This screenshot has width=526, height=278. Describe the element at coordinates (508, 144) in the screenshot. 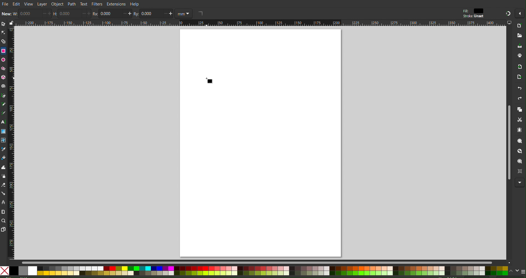

I see `Scrollbar` at that location.